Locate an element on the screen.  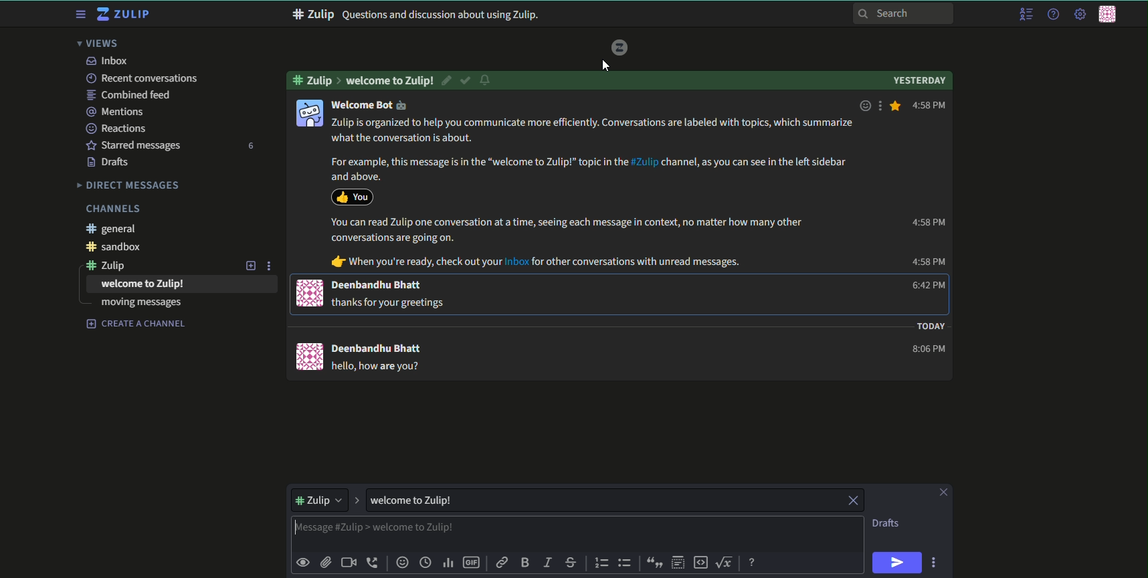
link is located at coordinates (502, 563).